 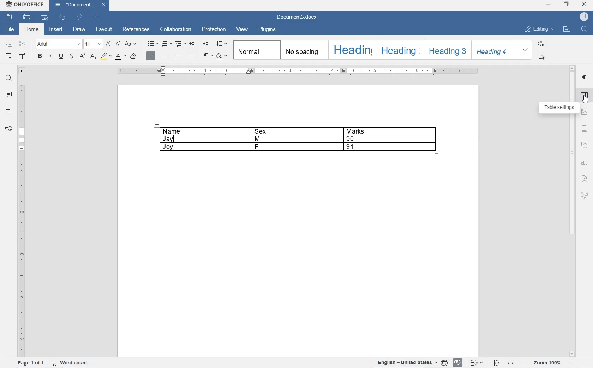 What do you see at coordinates (548, 364) in the screenshot?
I see `ZOOM IN OR OUT` at bounding box center [548, 364].